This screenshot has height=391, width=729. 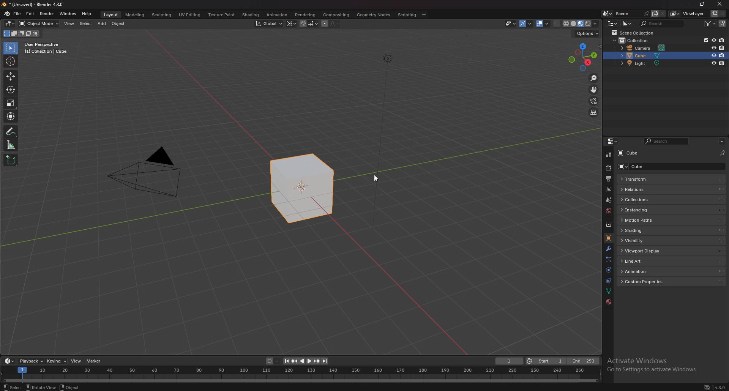 I want to click on constraints, so click(x=607, y=281).